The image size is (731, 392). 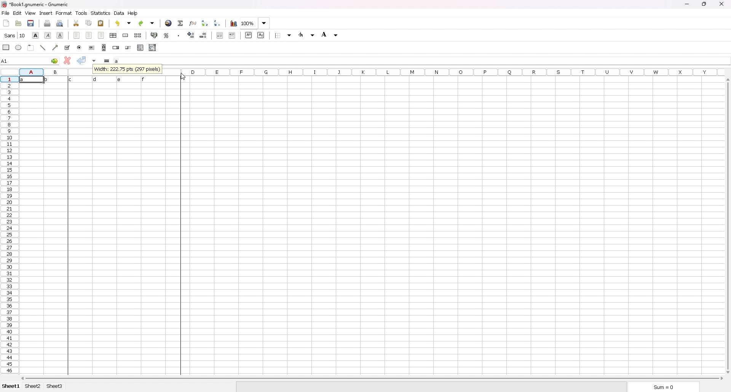 What do you see at coordinates (704, 4) in the screenshot?
I see `resize` at bounding box center [704, 4].